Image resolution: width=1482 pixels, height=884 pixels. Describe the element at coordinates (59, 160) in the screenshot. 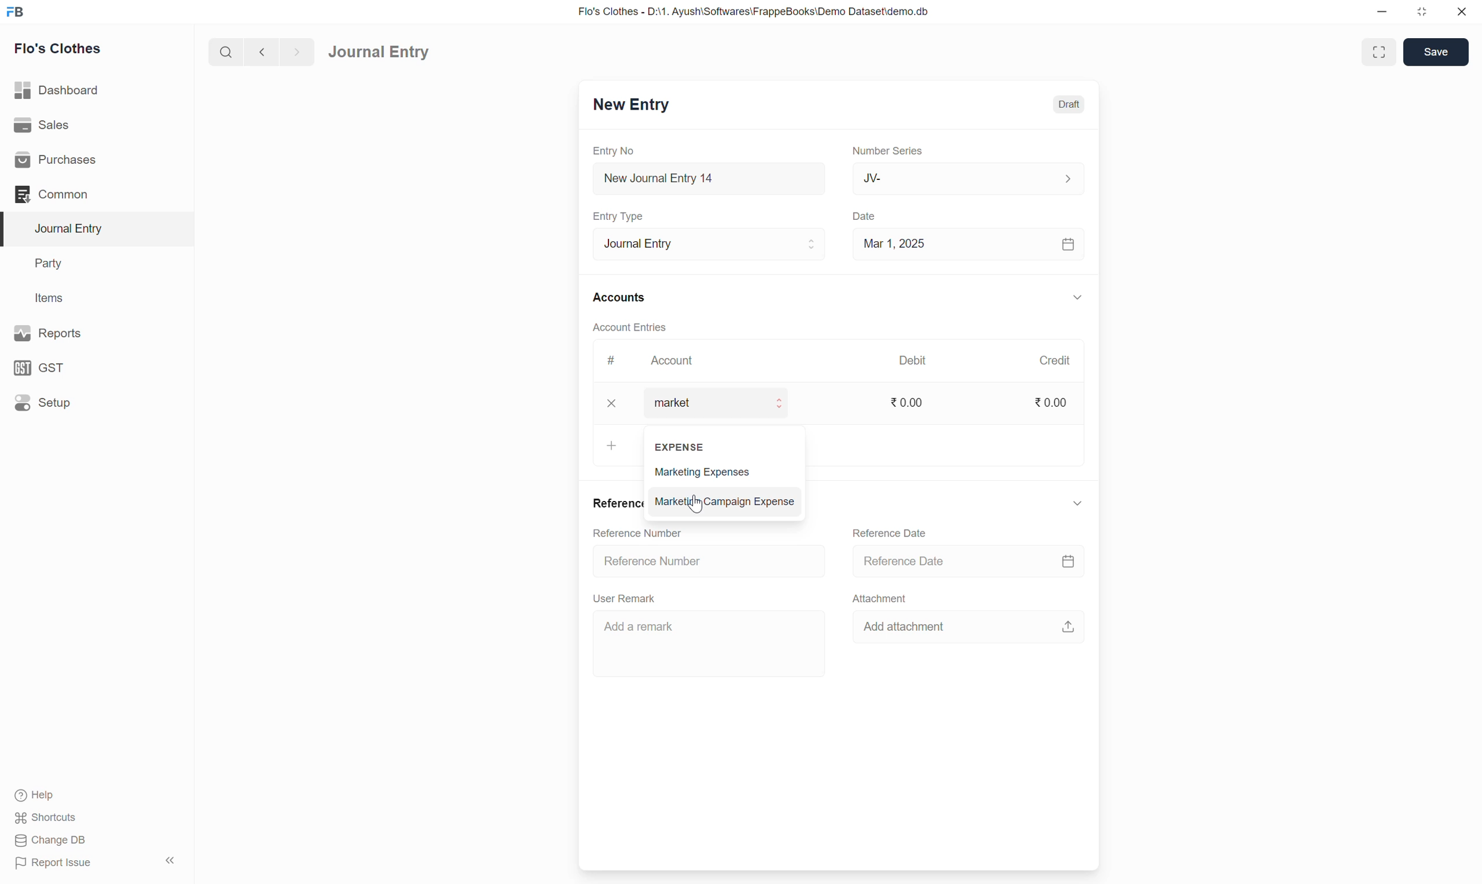

I see `Purchases` at that location.